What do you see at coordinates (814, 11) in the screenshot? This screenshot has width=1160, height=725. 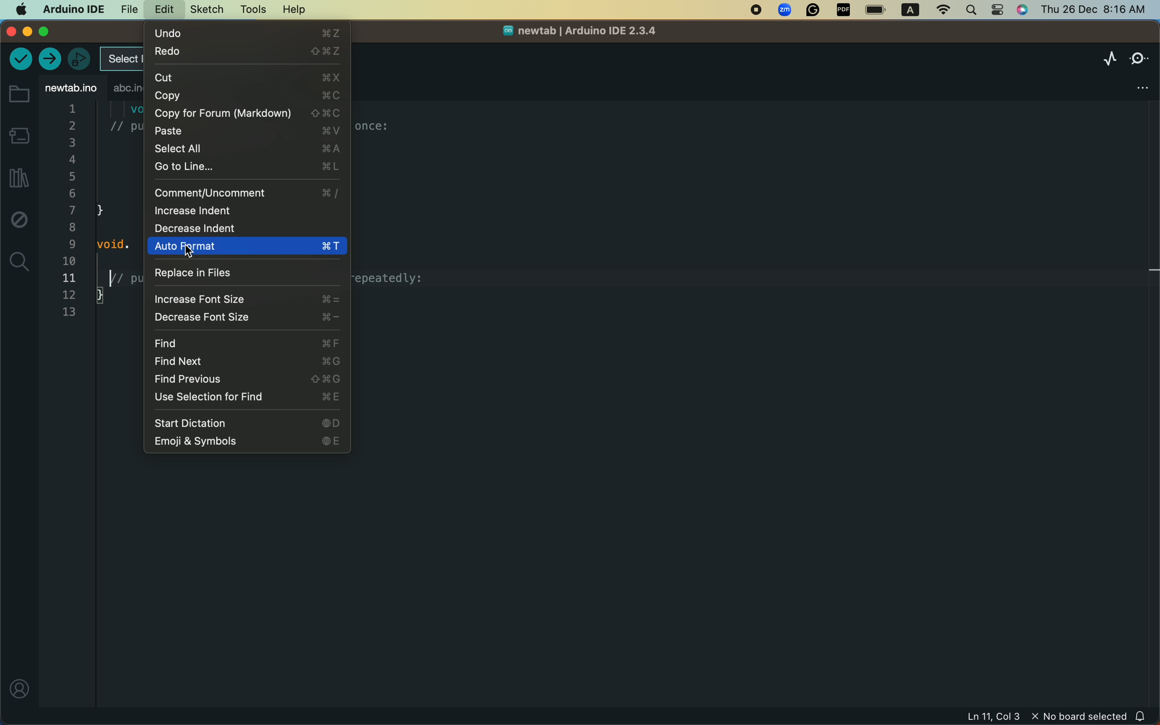 I see `` at bounding box center [814, 11].